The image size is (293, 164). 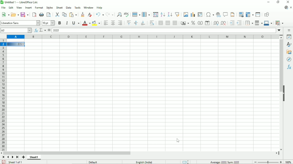 I want to click on Sheet 1 of 1, so click(x=16, y=162).